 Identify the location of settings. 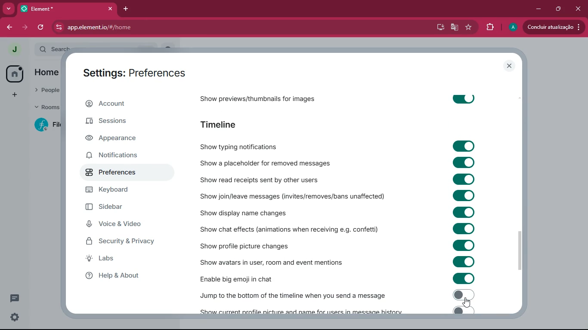
(16, 318).